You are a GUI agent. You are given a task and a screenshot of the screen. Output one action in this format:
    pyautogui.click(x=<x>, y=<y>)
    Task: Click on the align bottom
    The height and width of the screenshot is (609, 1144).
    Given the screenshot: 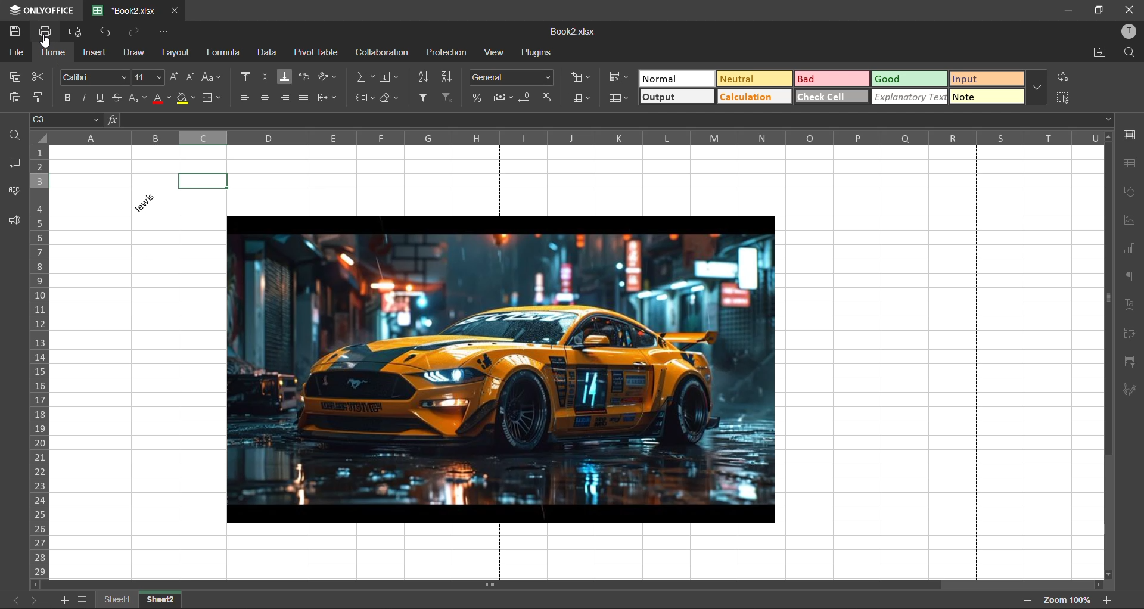 What is the action you would take?
    pyautogui.click(x=282, y=77)
    